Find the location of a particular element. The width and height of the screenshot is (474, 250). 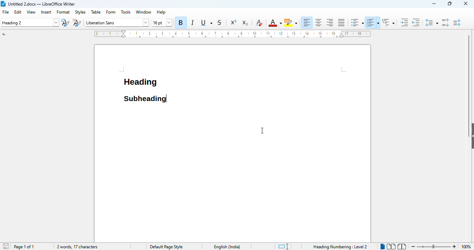

increase indent is located at coordinates (404, 22).